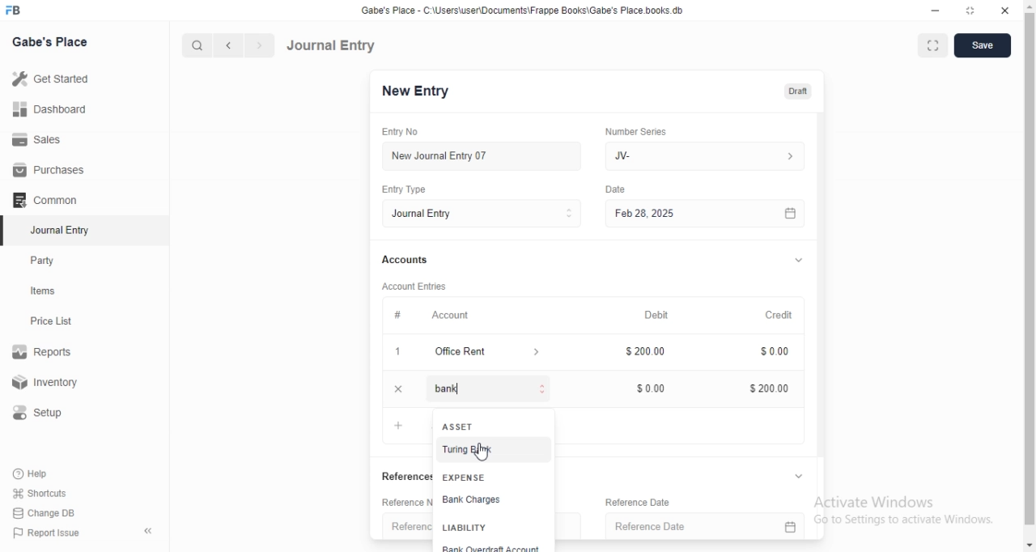  Describe the element at coordinates (48, 384) in the screenshot. I see `Inventory` at that location.